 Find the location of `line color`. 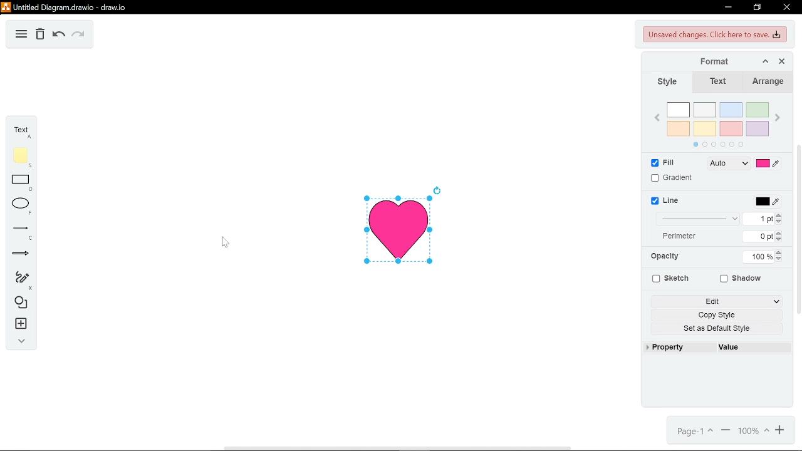

line color is located at coordinates (766, 201).